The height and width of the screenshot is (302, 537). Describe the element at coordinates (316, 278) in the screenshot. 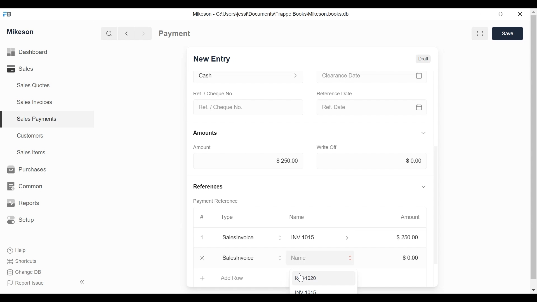

I see `INV-1020` at that location.